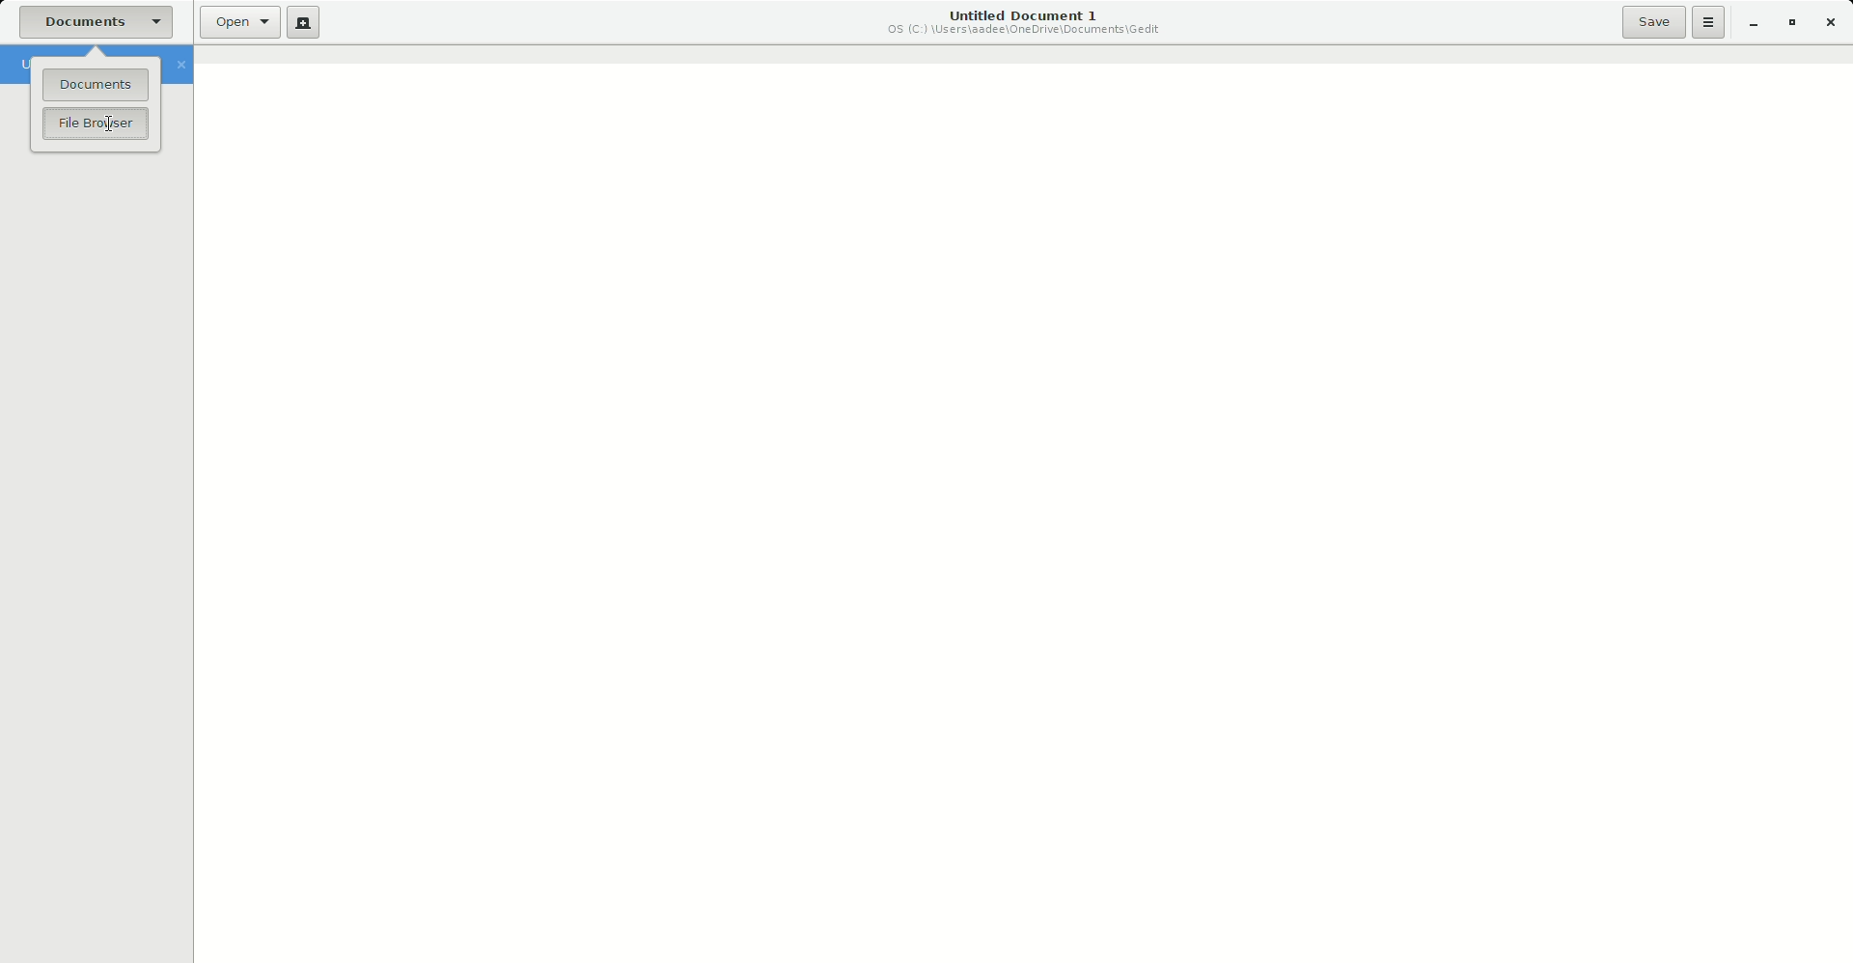 This screenshot has width=1853, height=963. I want to click on Restore, so click(1791, 21).